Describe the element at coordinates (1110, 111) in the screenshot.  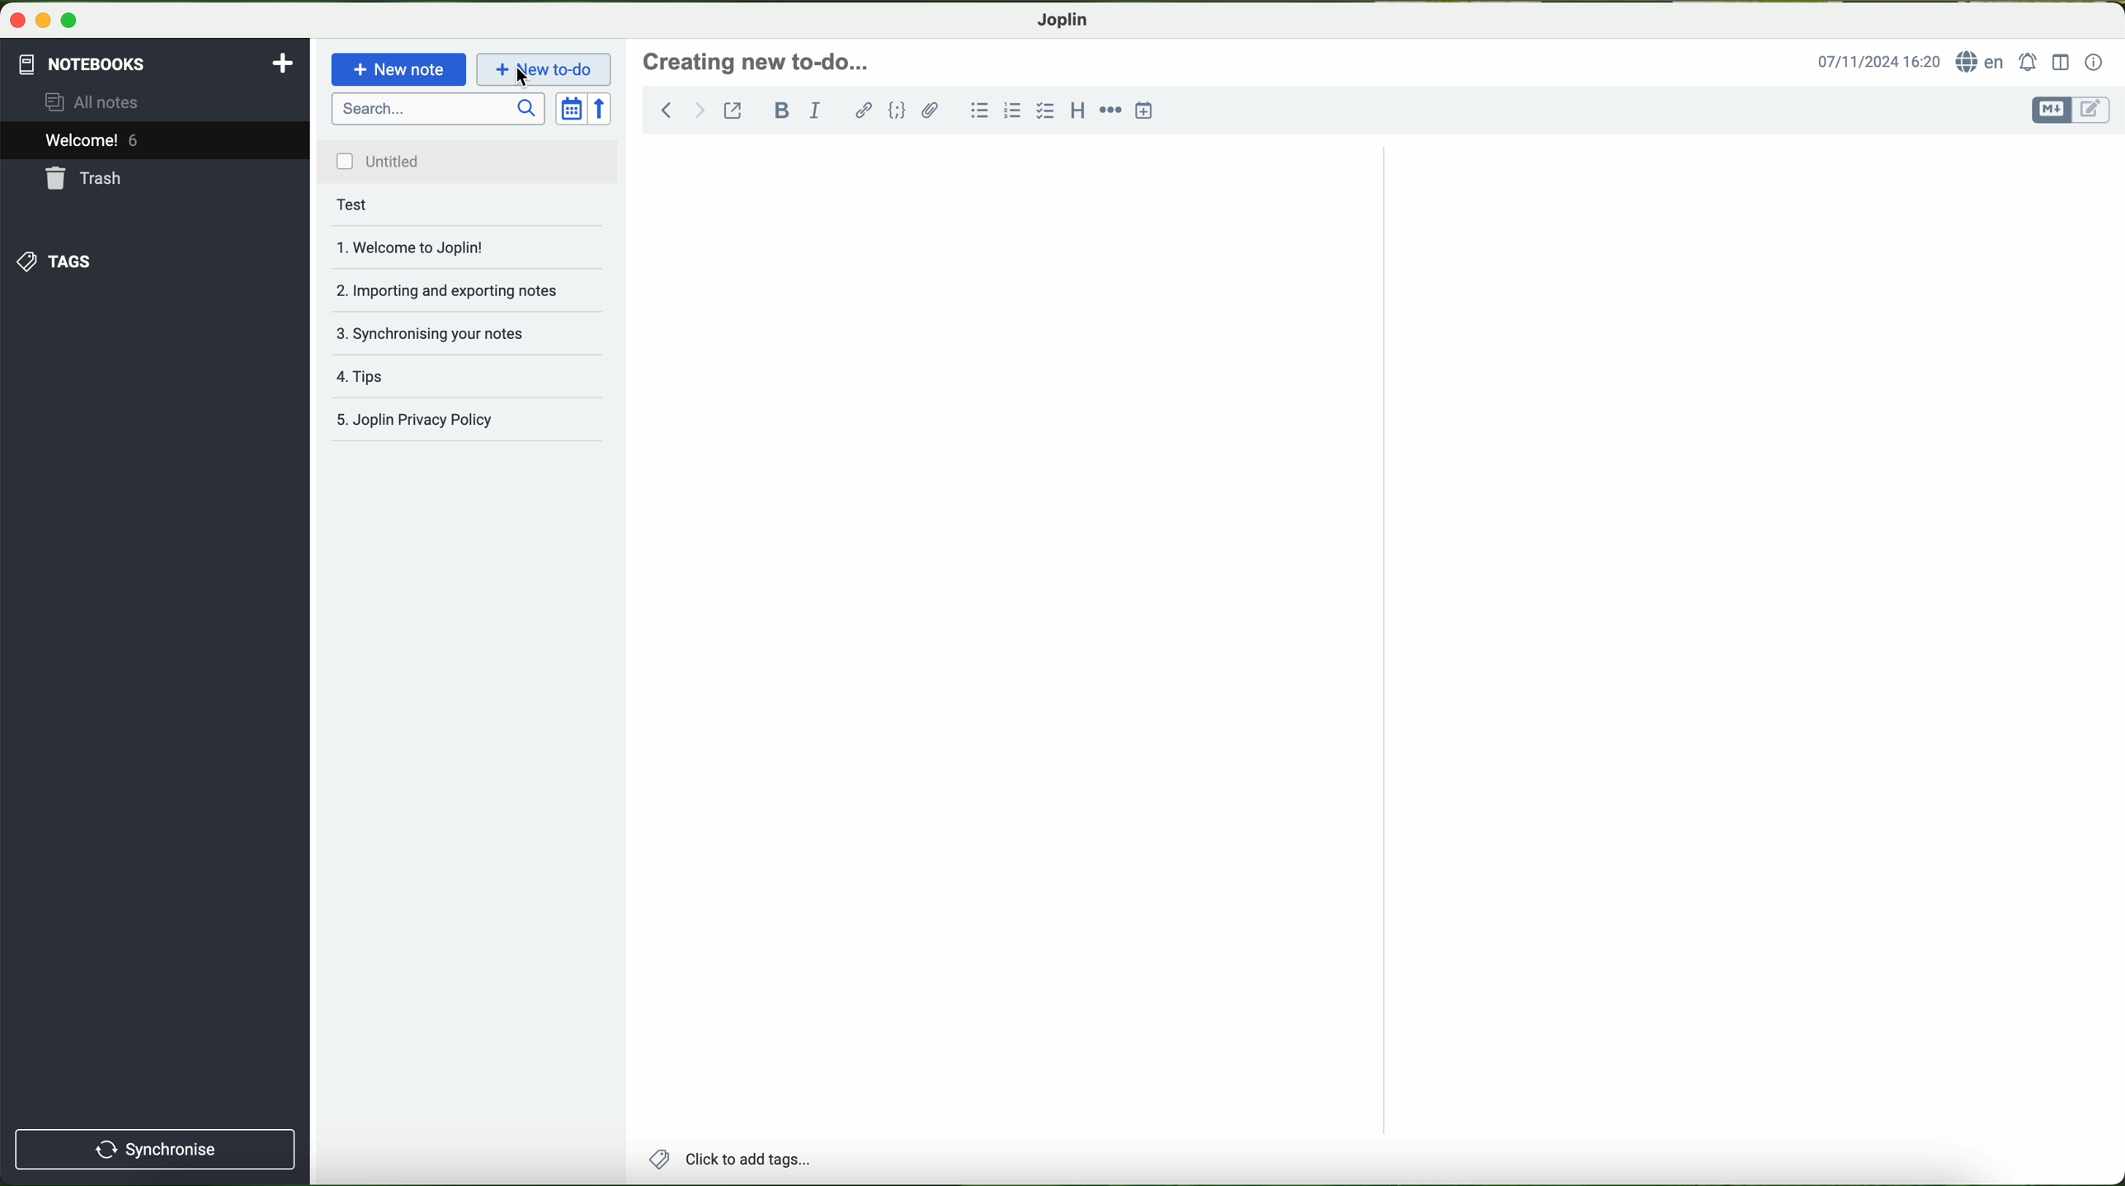
I see `horizontal rule` at that location.